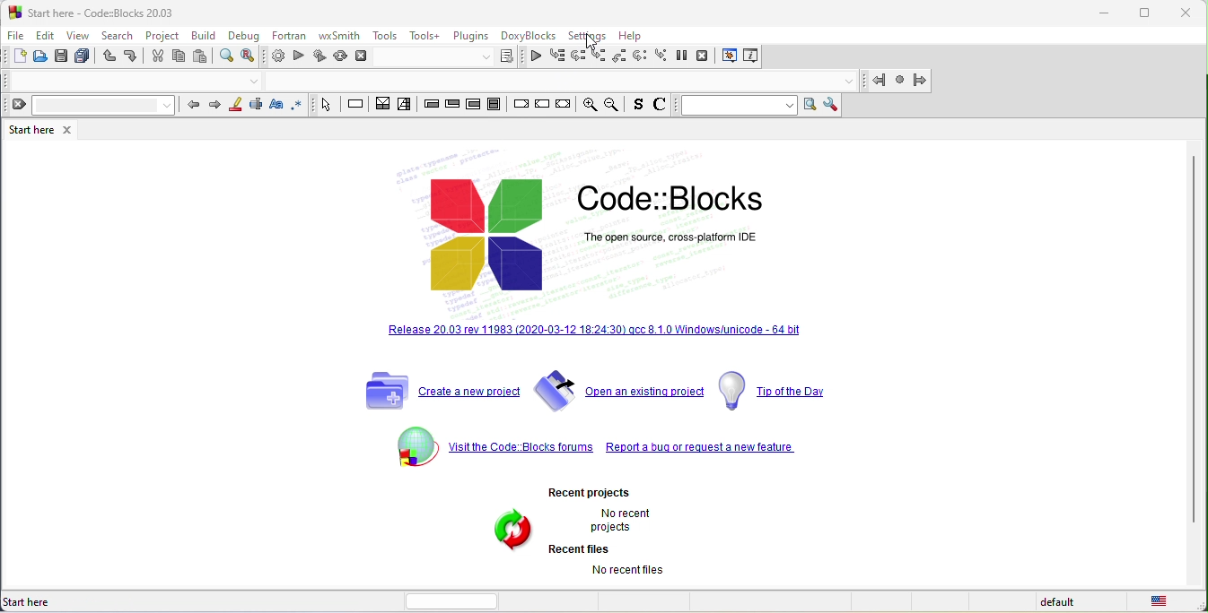  I want to click on open, so click(41, 59).